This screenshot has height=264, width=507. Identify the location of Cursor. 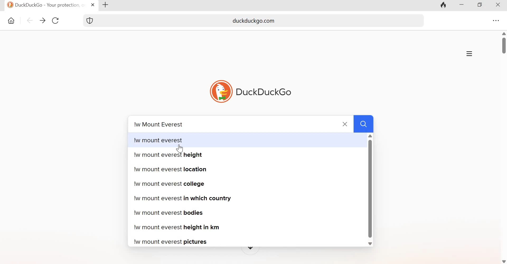
(180, 148).